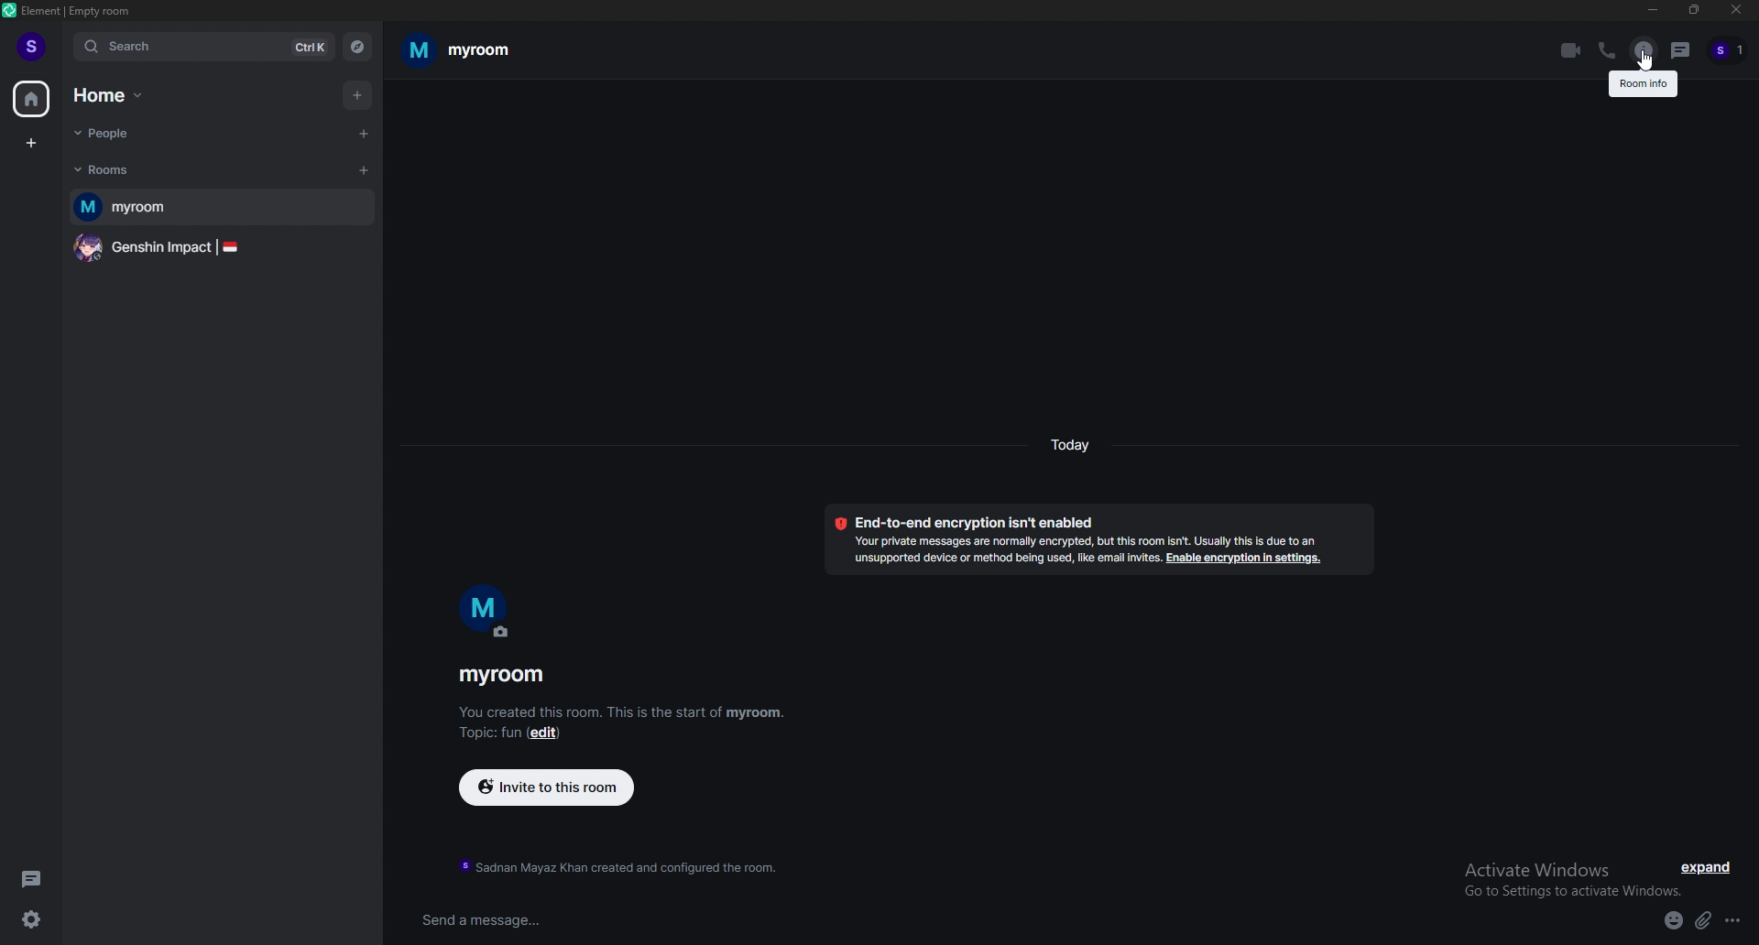 The image size is (1759, 945). I want to click on minimize, so click(1655, 12).